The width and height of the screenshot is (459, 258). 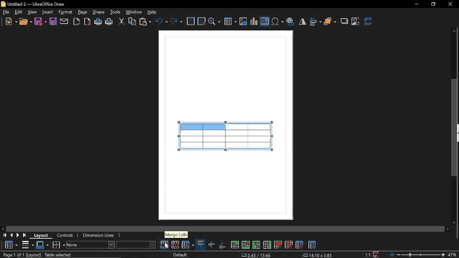 What do you see at coordinates (25, 21) in the screenshot?
I see `open` at bounding box center [25, 21].